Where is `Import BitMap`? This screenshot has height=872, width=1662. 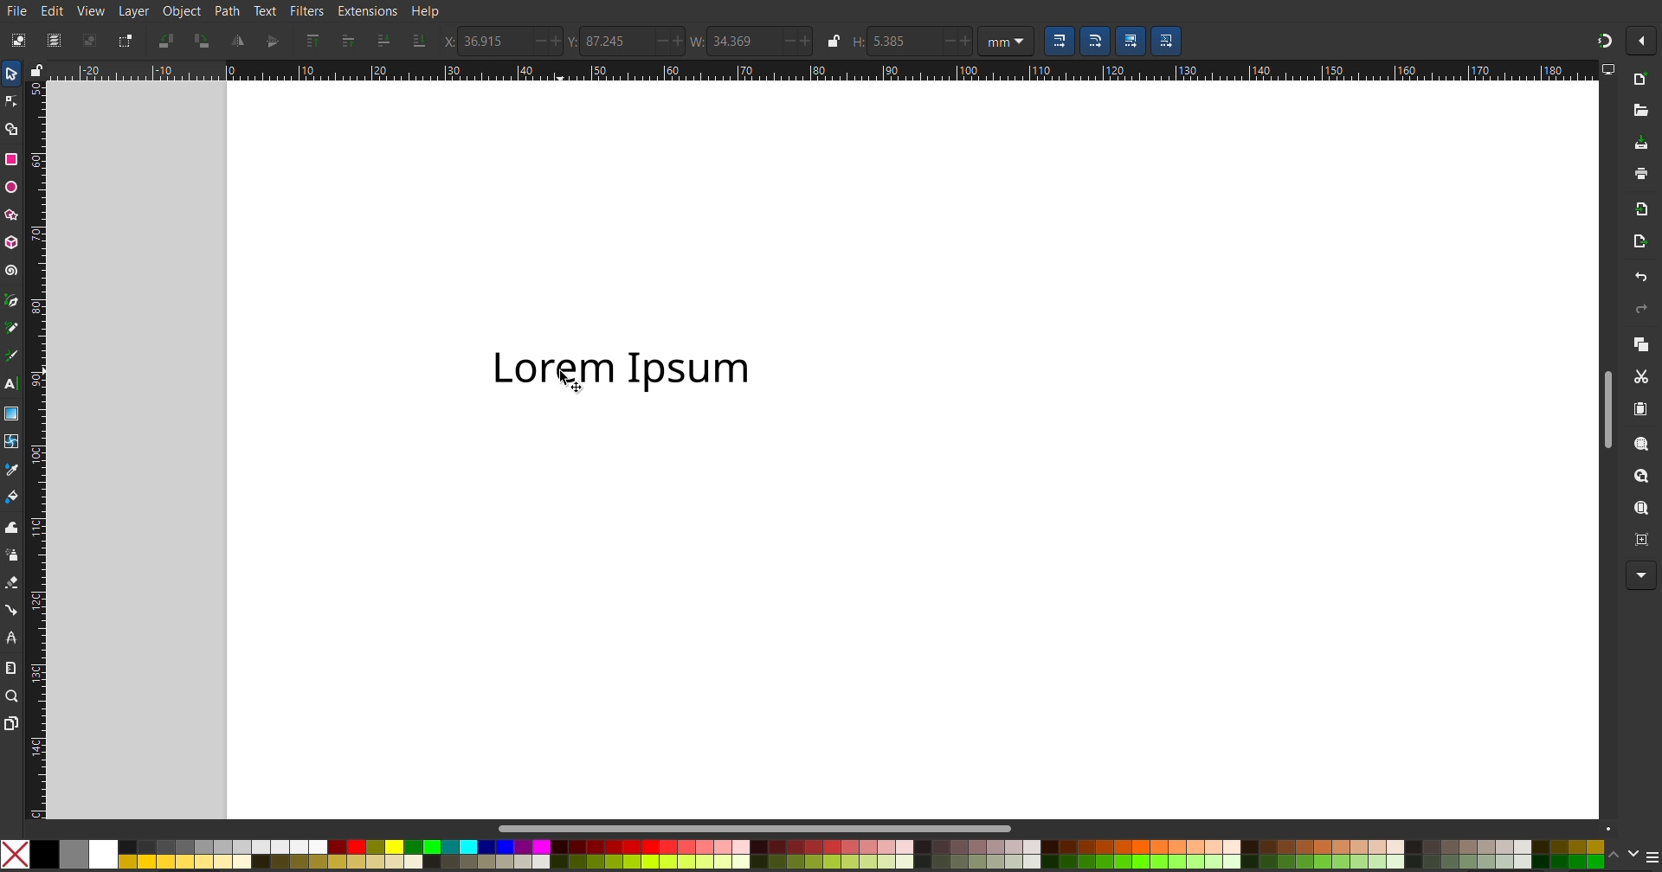 Import BitMap is located at coordinates (1642, 210).